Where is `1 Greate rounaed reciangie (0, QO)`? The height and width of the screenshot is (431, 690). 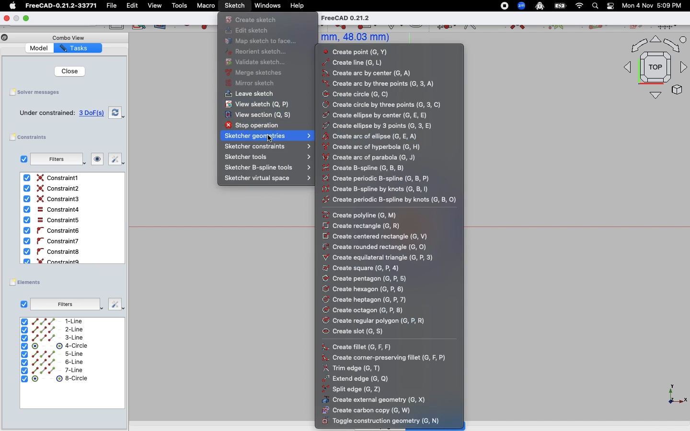 1 Greate rounaed reciangie (0, QO) is located at coordinates (383, 246).